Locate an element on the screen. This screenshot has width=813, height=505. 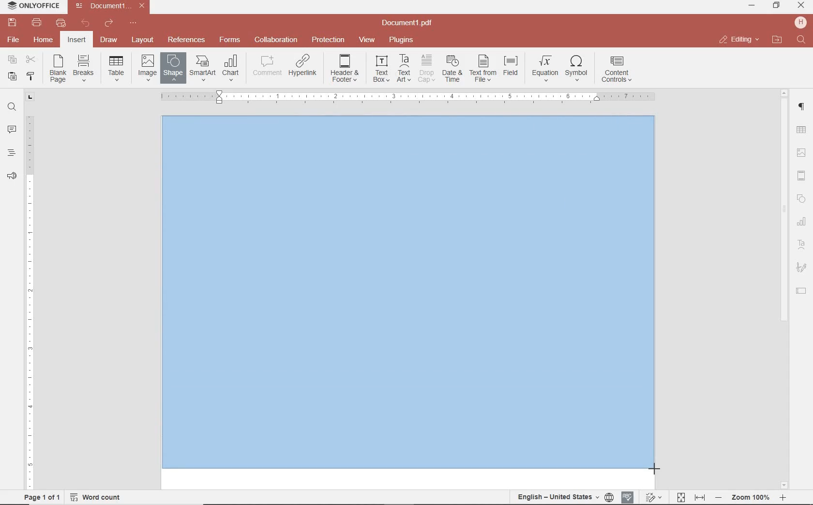
DROP CAP is located at coordinates (426, 69).